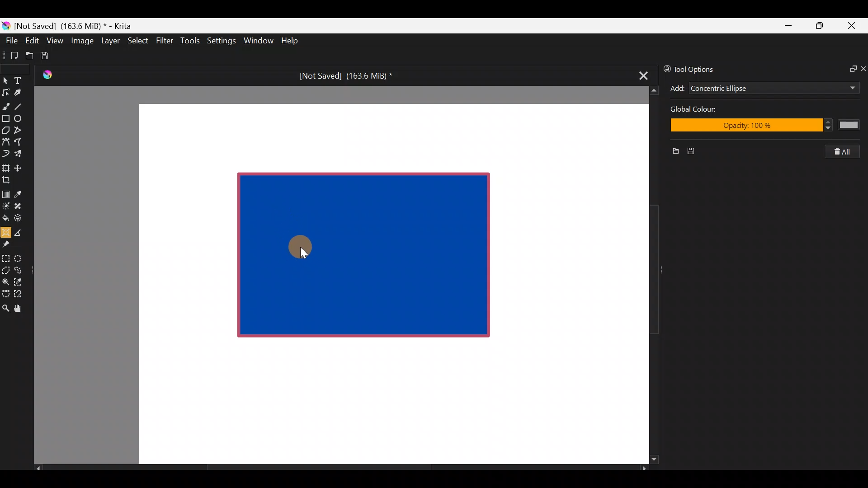 This screenshot has height=488, width=868. What do you see at coordinates (5, 143) in the screenshot?
I see `Bezier curve tool` at bounding box center [5, 143].